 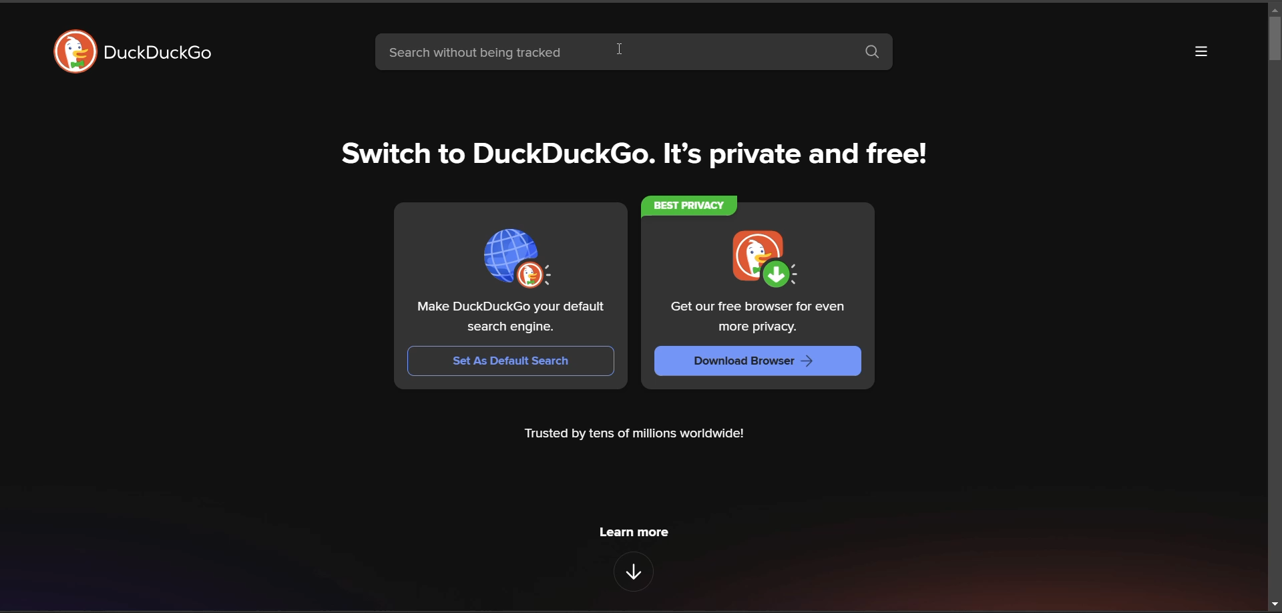 What do you see at coordinates (1205, 53) in the screenshot?
I see `more options` at bounding box center [1205, 53].